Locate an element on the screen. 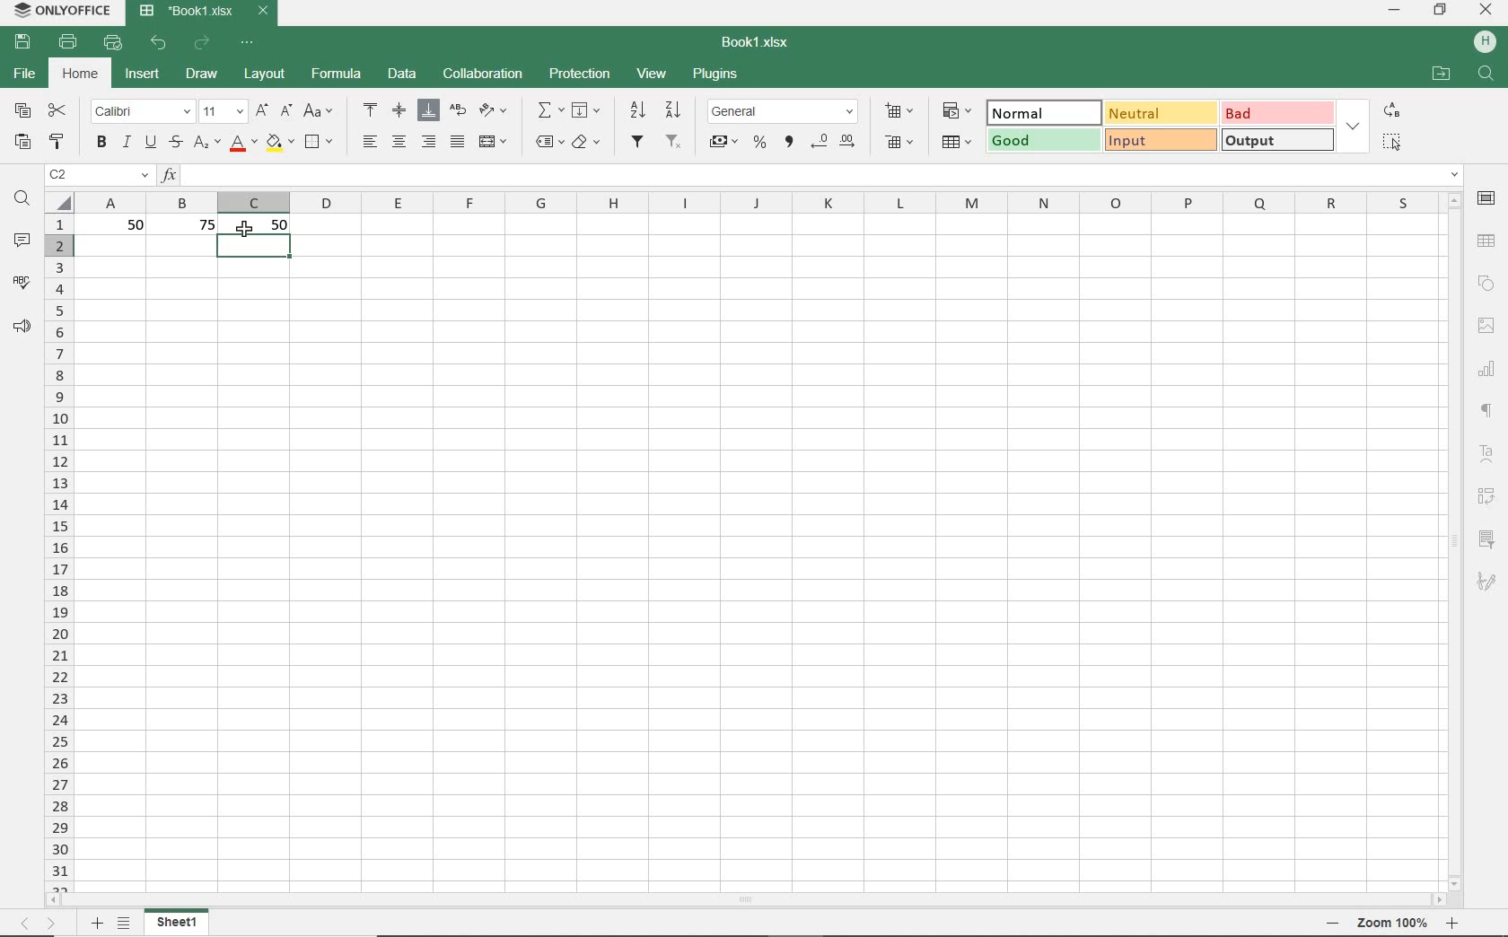 This screenshot has height=937, width=1508. conditional formatting is located at coordinates (960, 110).